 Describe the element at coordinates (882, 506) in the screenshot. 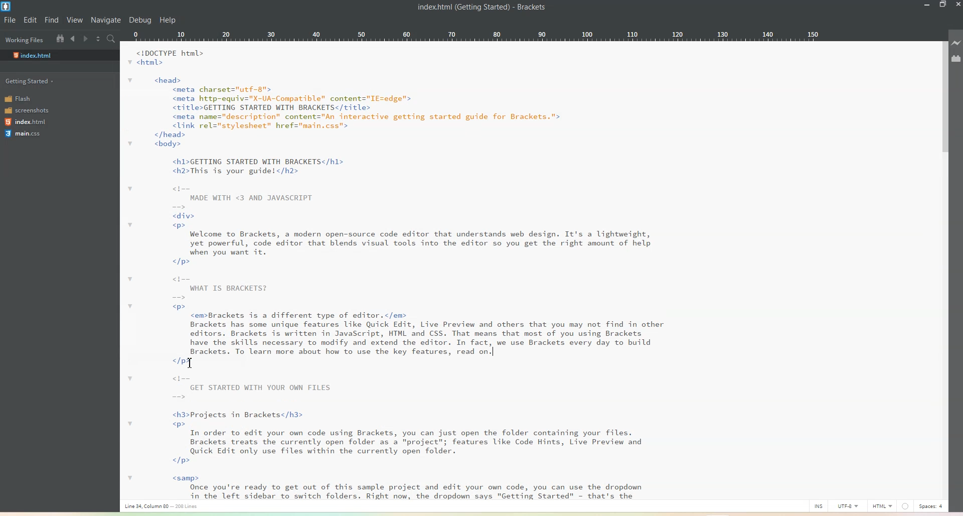

I see `HTML` at that location.